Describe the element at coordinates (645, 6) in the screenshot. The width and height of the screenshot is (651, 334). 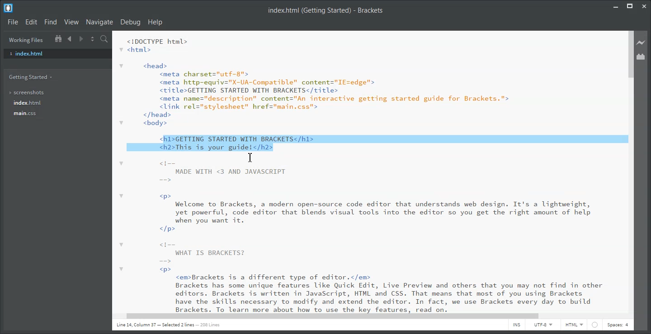
I see `Close` at that location.